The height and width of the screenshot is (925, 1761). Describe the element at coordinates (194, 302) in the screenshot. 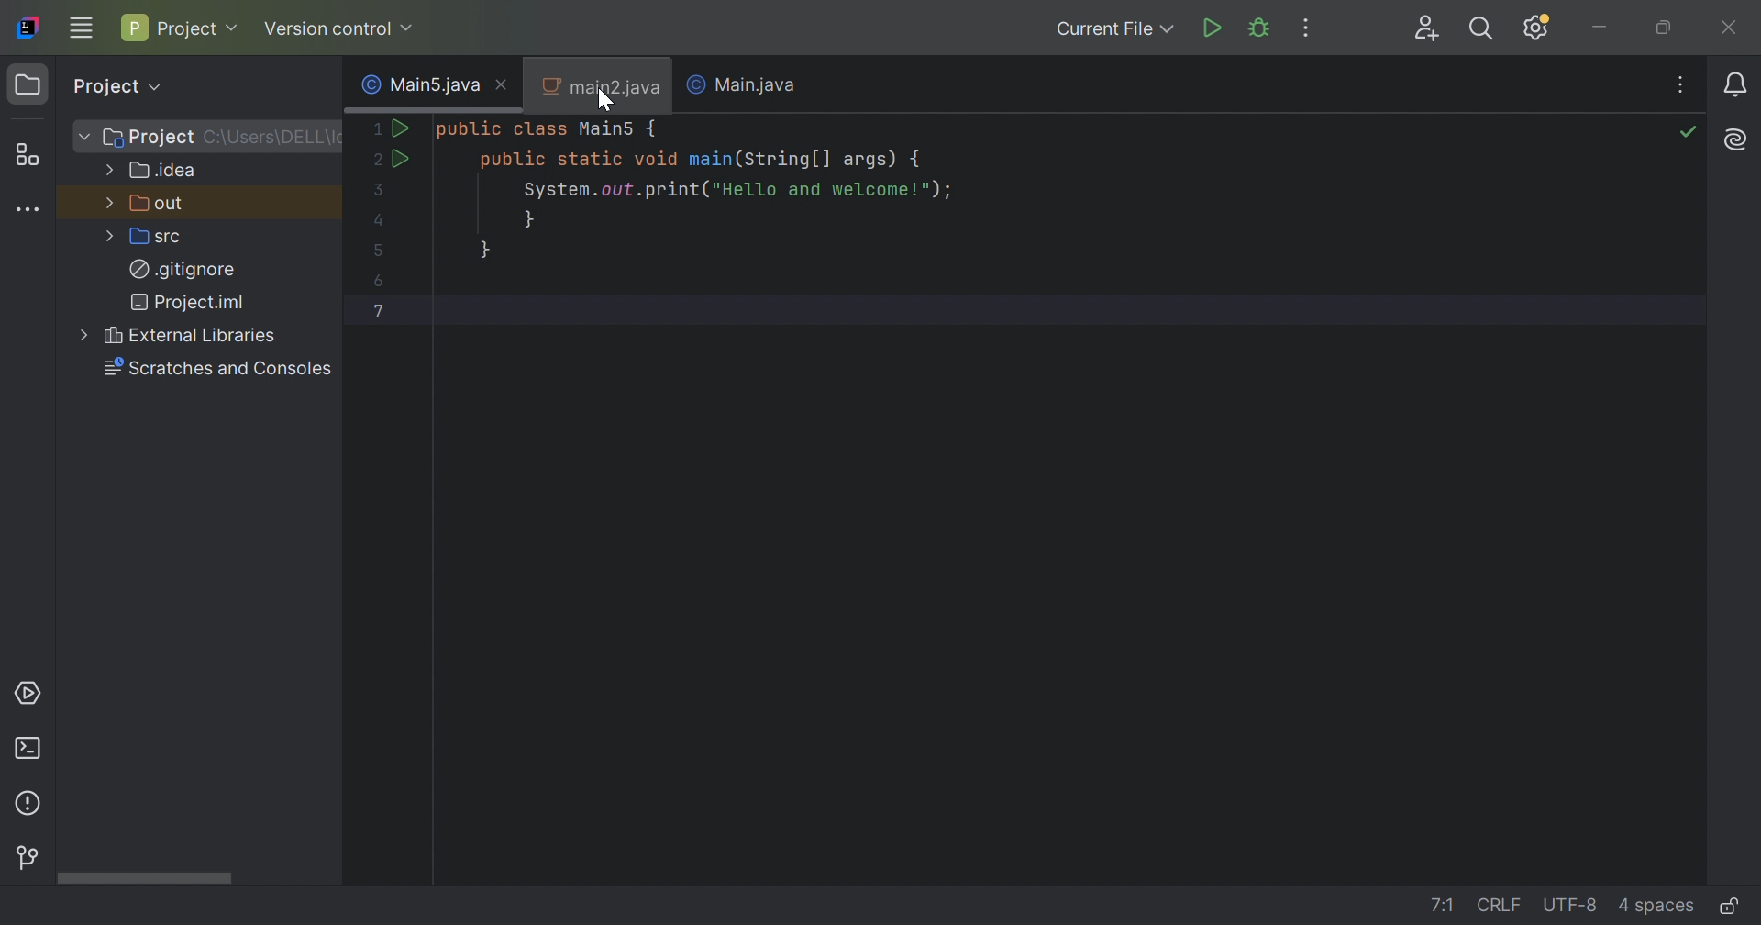

I see `Project.iml` at that location.